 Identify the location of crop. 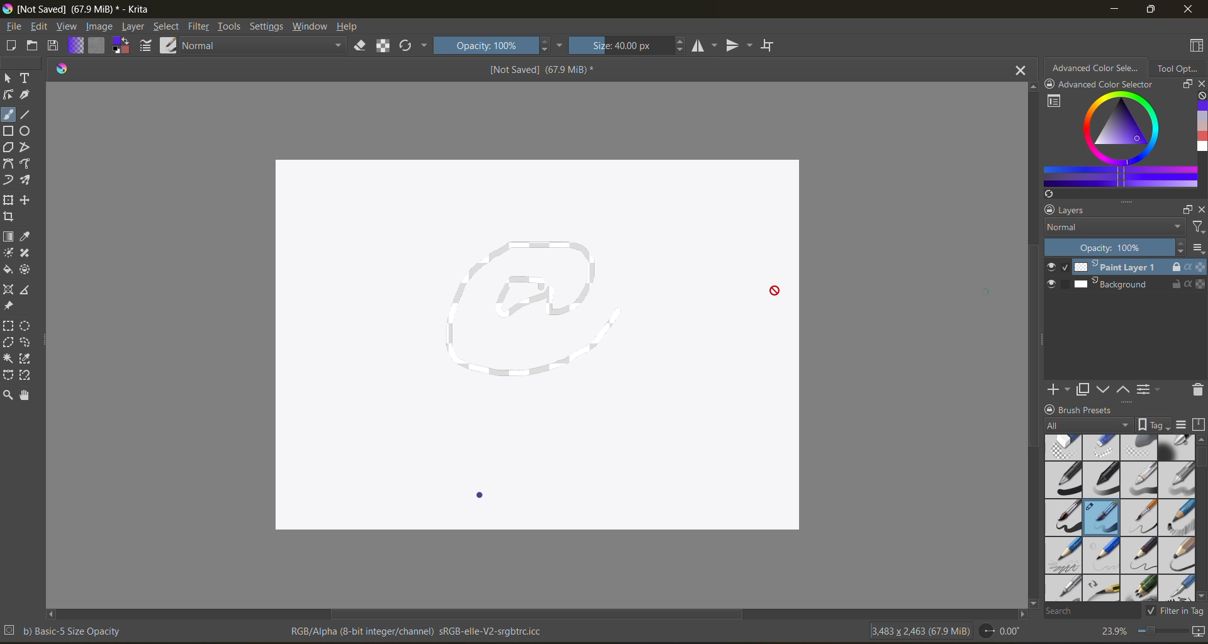
(8, 217).